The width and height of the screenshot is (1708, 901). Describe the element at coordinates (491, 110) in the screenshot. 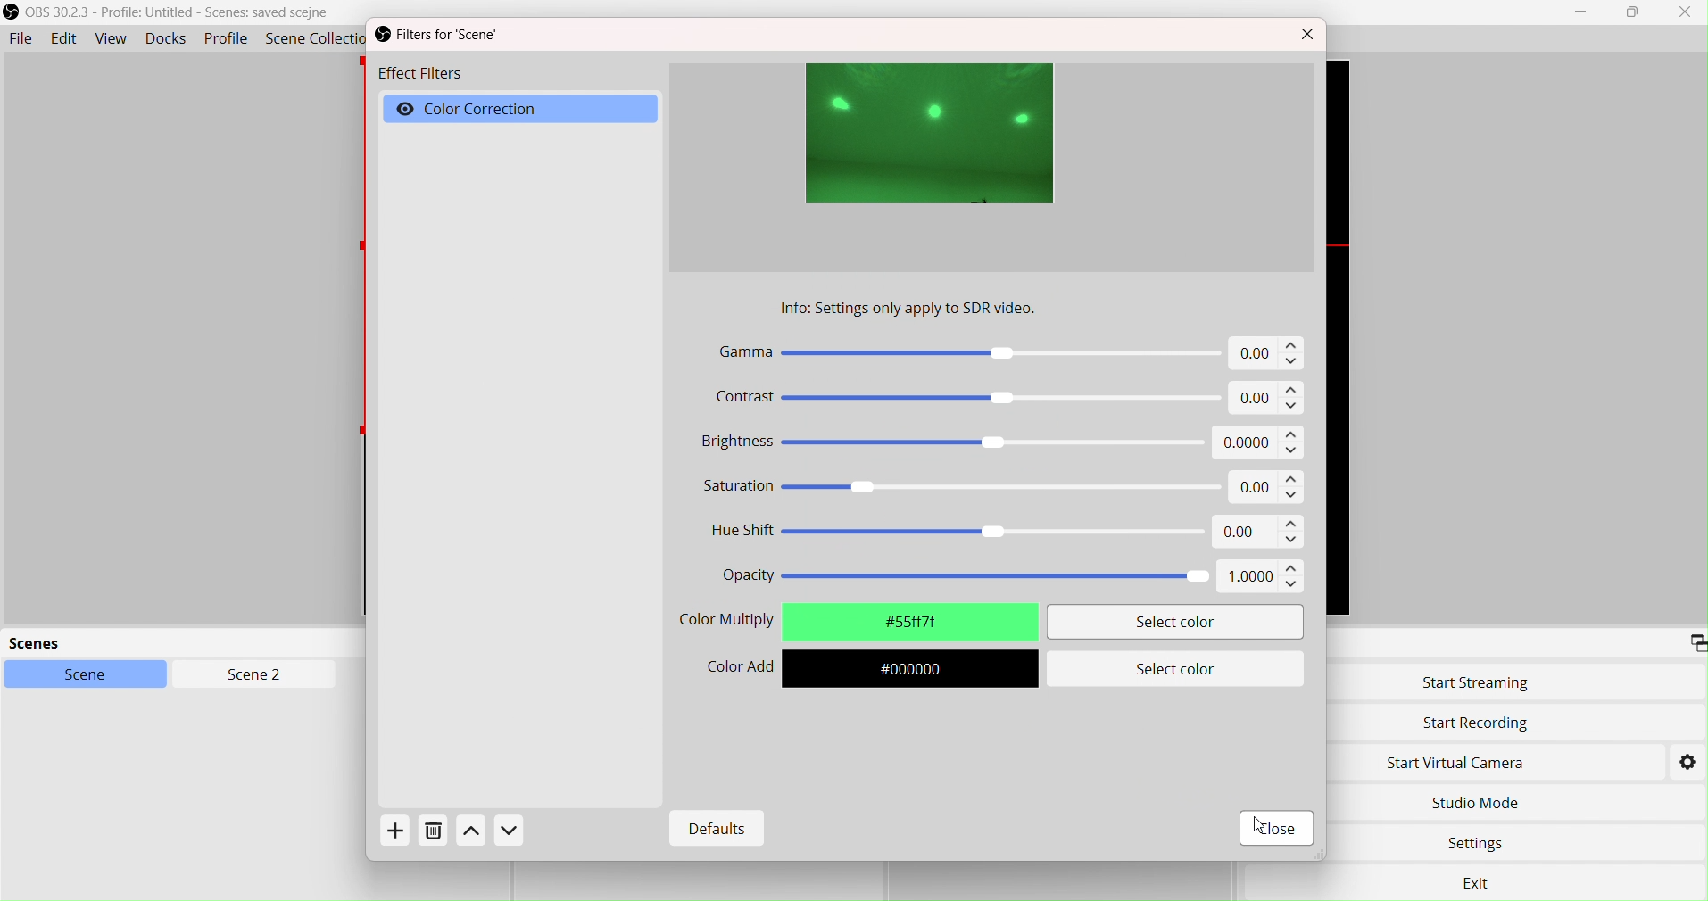

I see `Color Correction` at that location.